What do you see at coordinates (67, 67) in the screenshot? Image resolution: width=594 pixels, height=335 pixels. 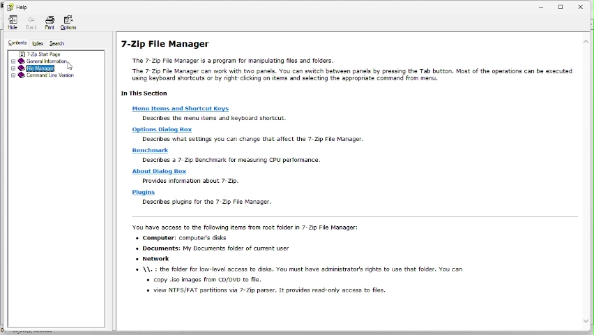 I see `cursor` at bounding box center [67, 67].